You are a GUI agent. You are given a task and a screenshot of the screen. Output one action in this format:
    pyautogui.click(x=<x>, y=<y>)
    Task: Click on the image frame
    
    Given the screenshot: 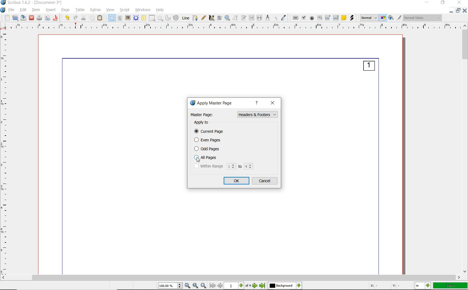 What is the action you would take?
    pyautogui.click(x=128, y=18)
    